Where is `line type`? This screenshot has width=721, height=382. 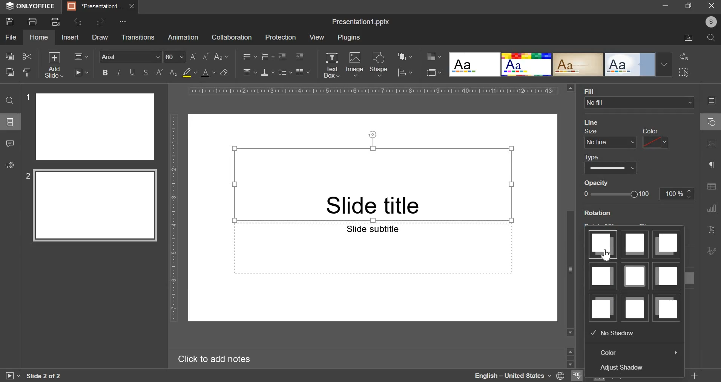
line type is located at coordinates (610, 164).